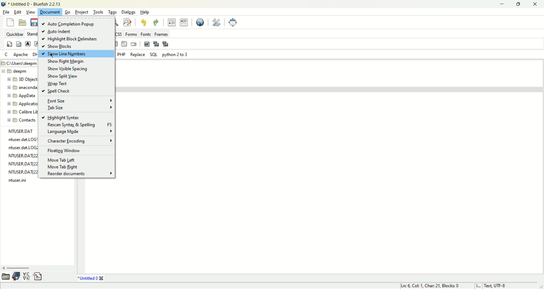 The image size is (544, 289). What do you see at coordinates (21, 155) in the screenshot?
I see `NTUSER.DAT{2:` at bounding box center [21, 155].